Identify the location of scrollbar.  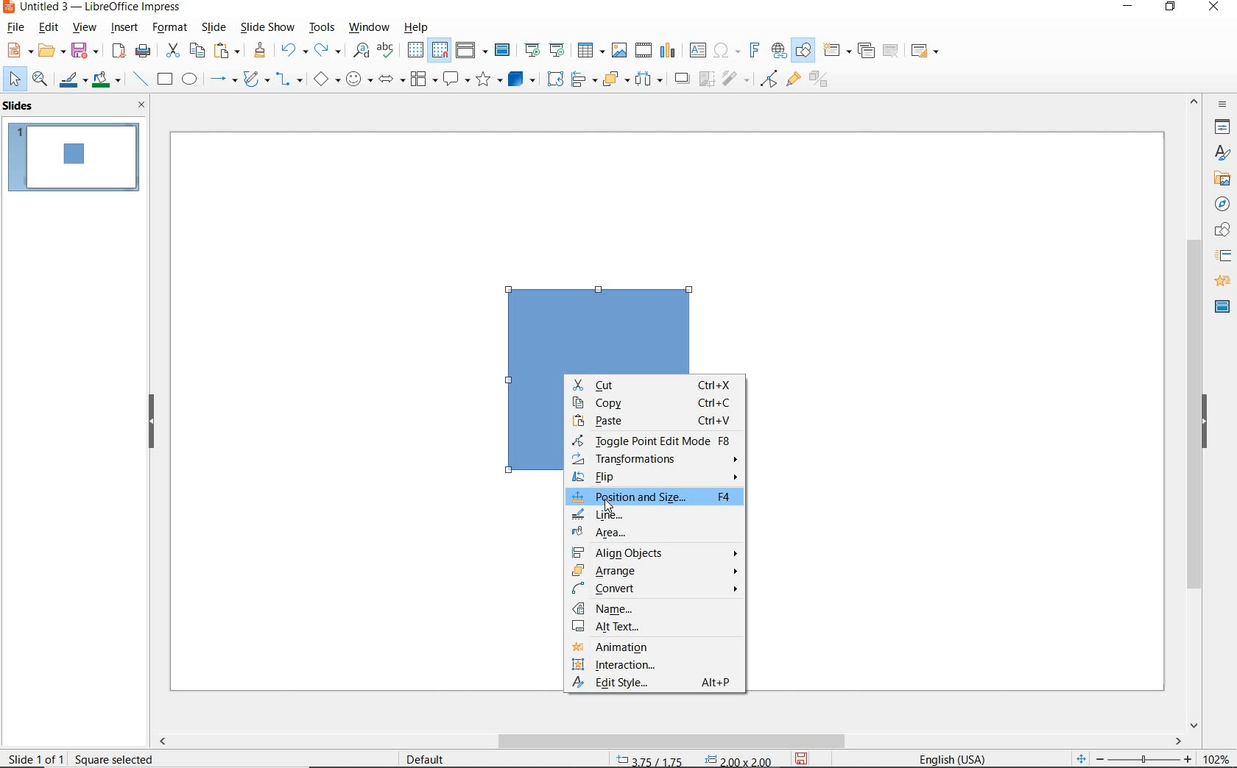
(671, 742).